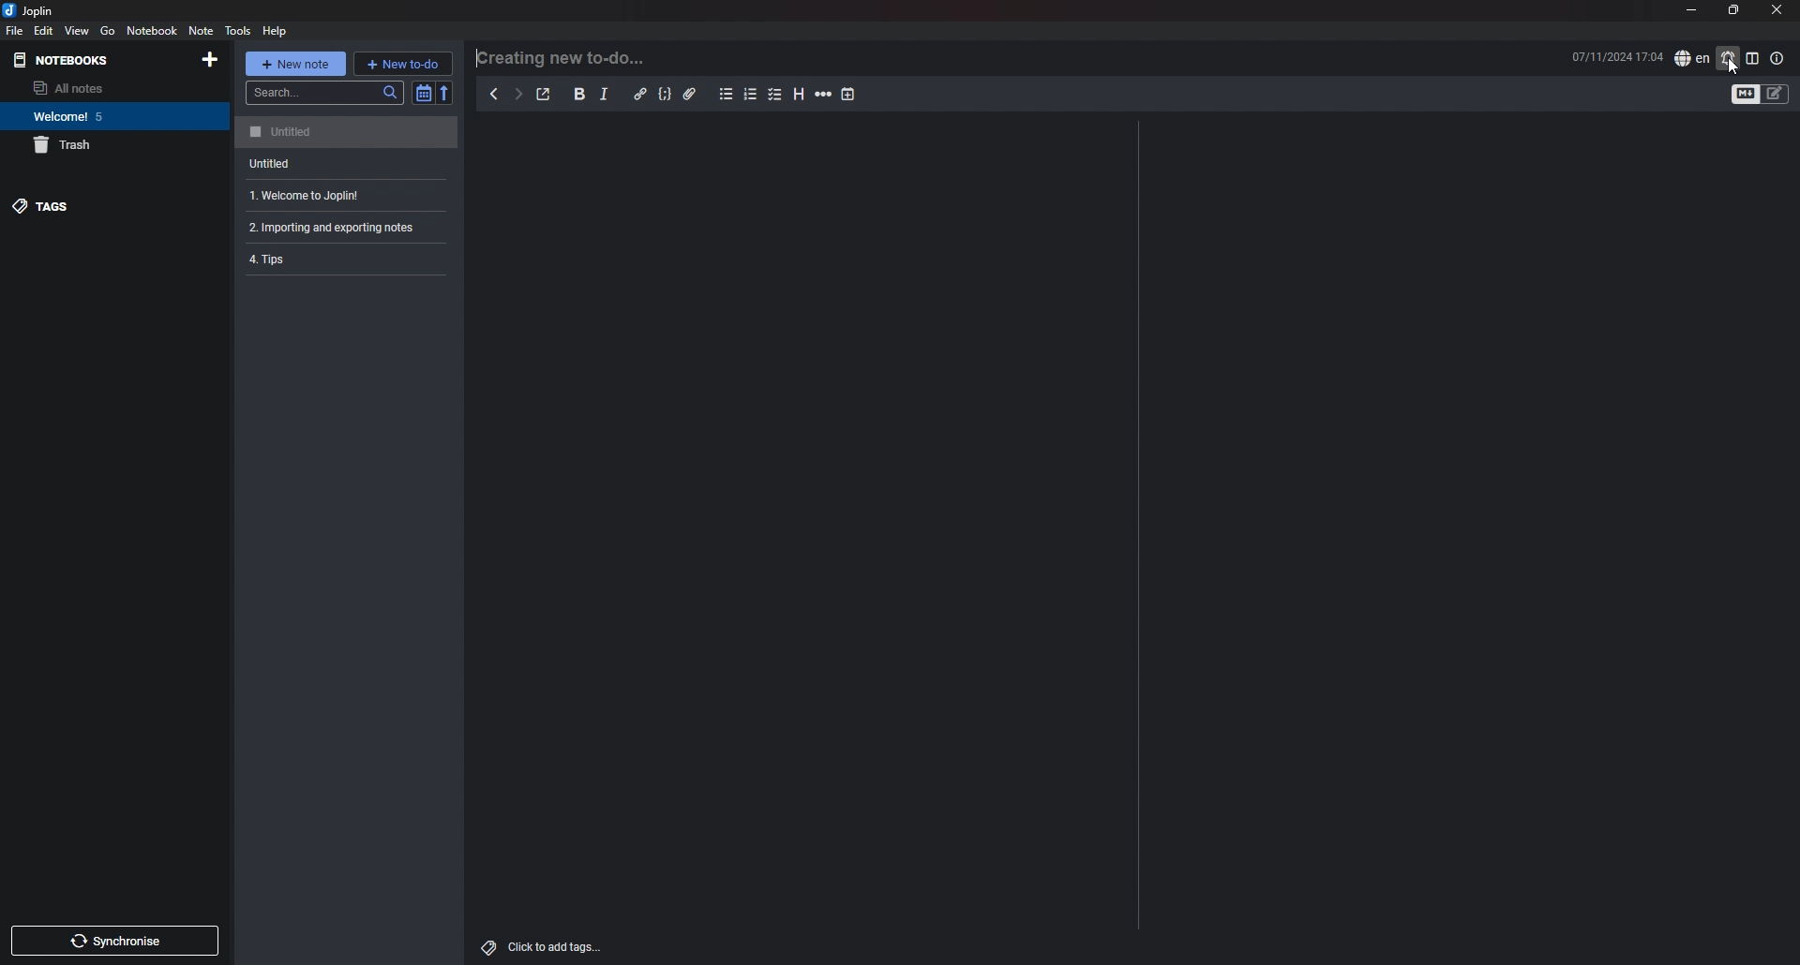 The height and width of the screenshot is (965, 1800). What do you see at coordinates (1744, 94) in the screenshot?
I see `toggle editor` at bounding box center [1744, 94].